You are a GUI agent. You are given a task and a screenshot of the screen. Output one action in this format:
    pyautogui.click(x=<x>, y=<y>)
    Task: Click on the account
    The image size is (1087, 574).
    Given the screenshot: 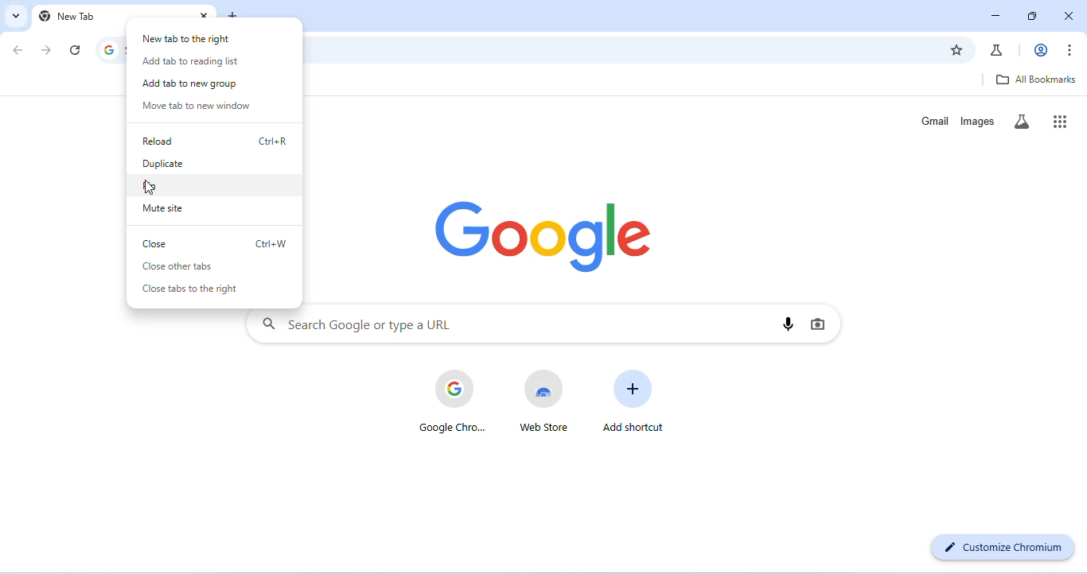 What is the action you would take?
    pyautogui.click(x=1038, y=50)
    